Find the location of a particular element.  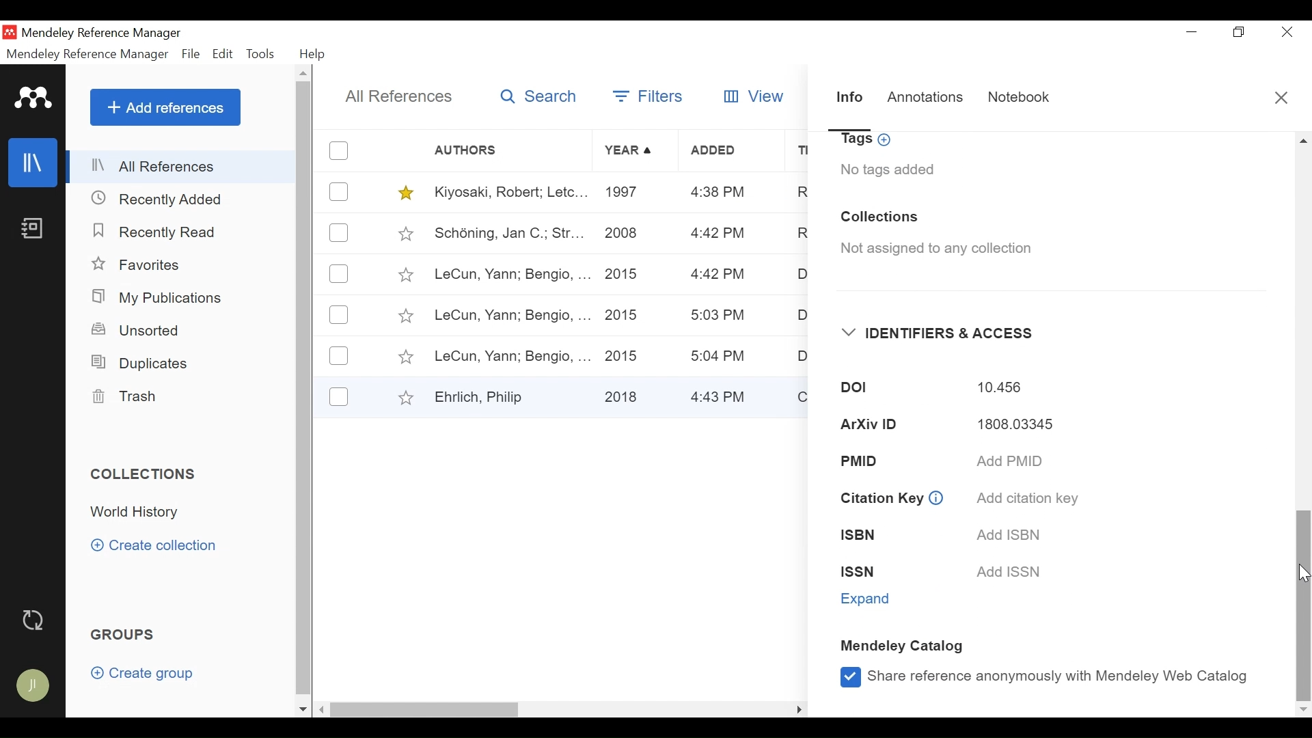

Citation Key is located at coordinates (880, 499).